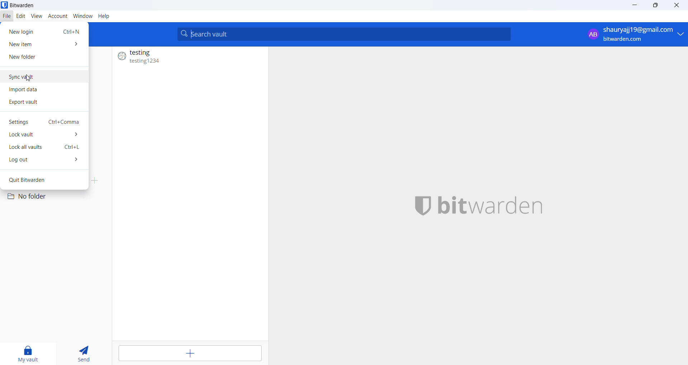  What do you see at coordinates (633, 6) in the screenshot?
I see `minimize` at bounding box center [633, 6].